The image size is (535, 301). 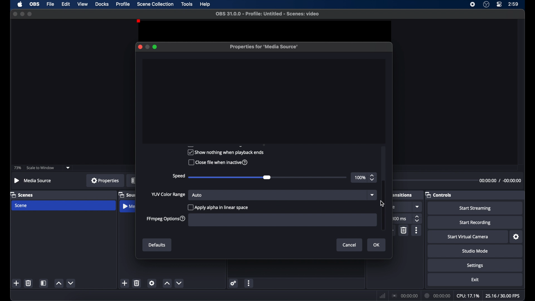 What do you see at coordinates (68, 168) in the screenshot?
I see `dropdown` at bounding box center [68, 168].